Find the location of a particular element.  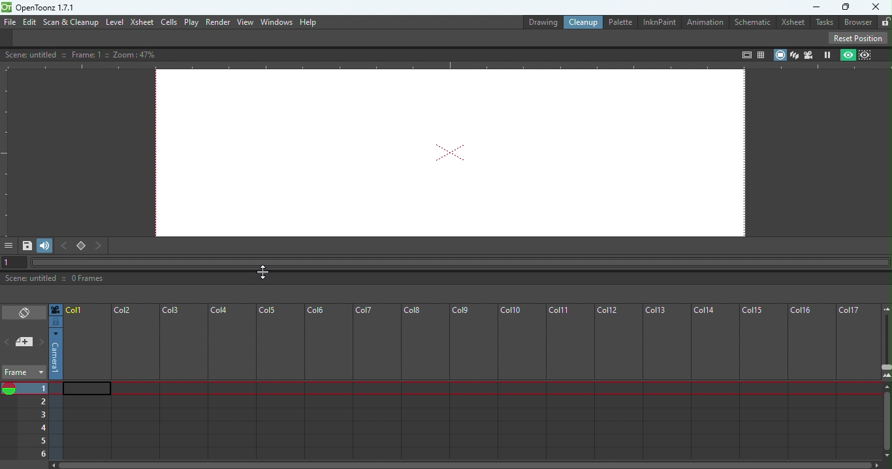

Next key is located at coordinates (104, 245).